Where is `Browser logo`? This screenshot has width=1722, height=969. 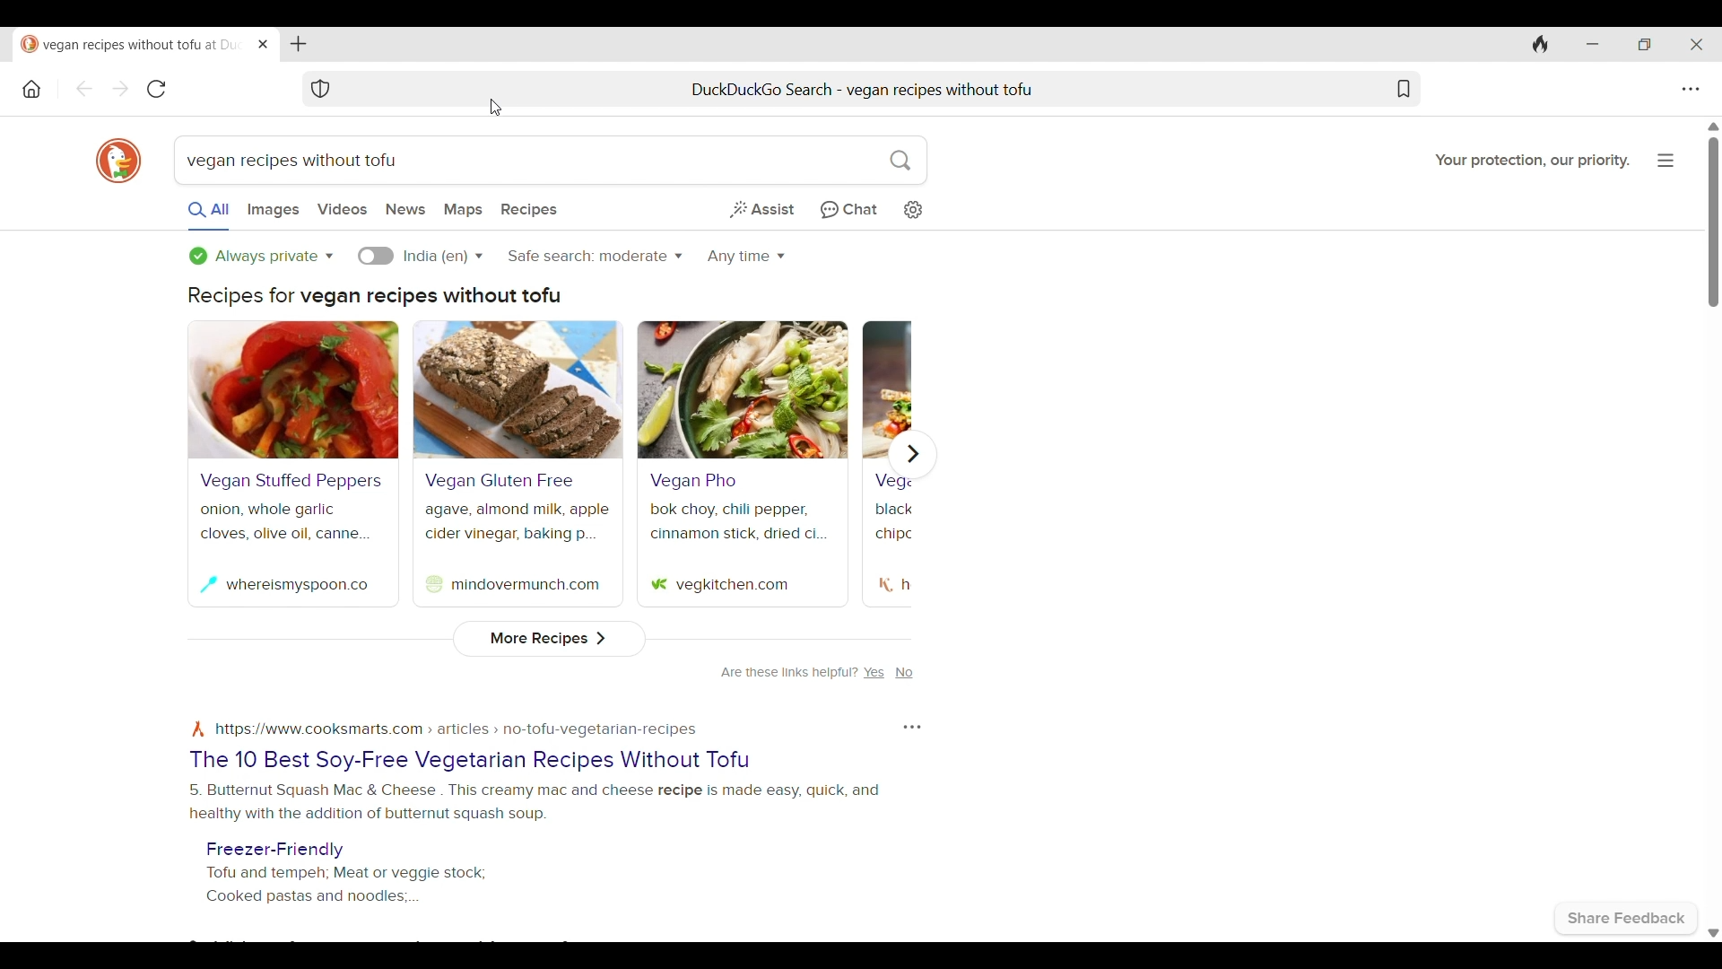 Browser logo is located at coordinates (118, 162).